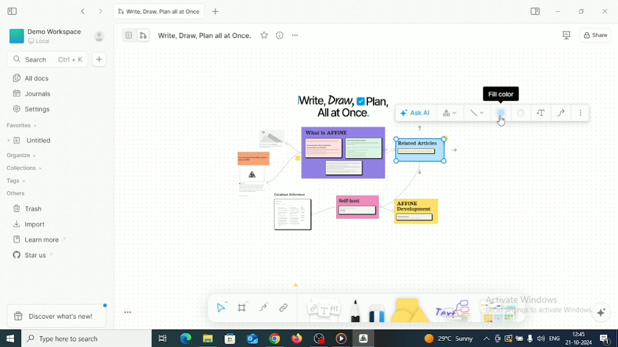  I want to click on Frame, so click(244, 307).